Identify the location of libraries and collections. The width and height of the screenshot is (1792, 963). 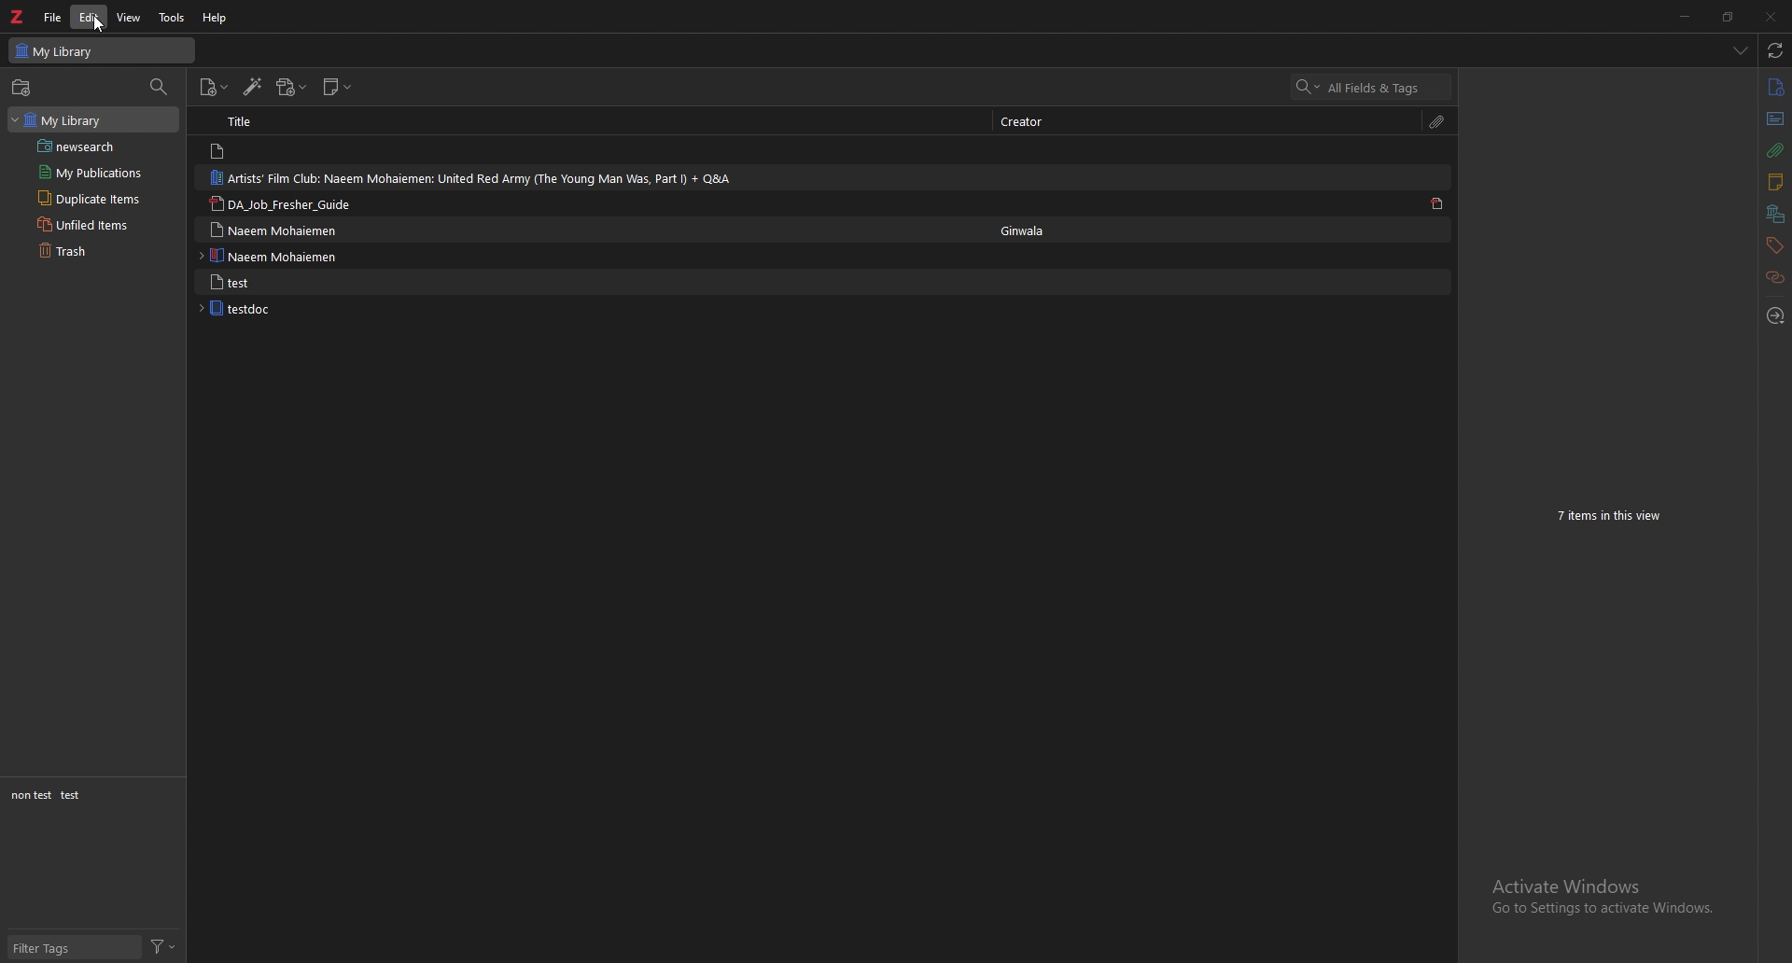
(1775, 215).